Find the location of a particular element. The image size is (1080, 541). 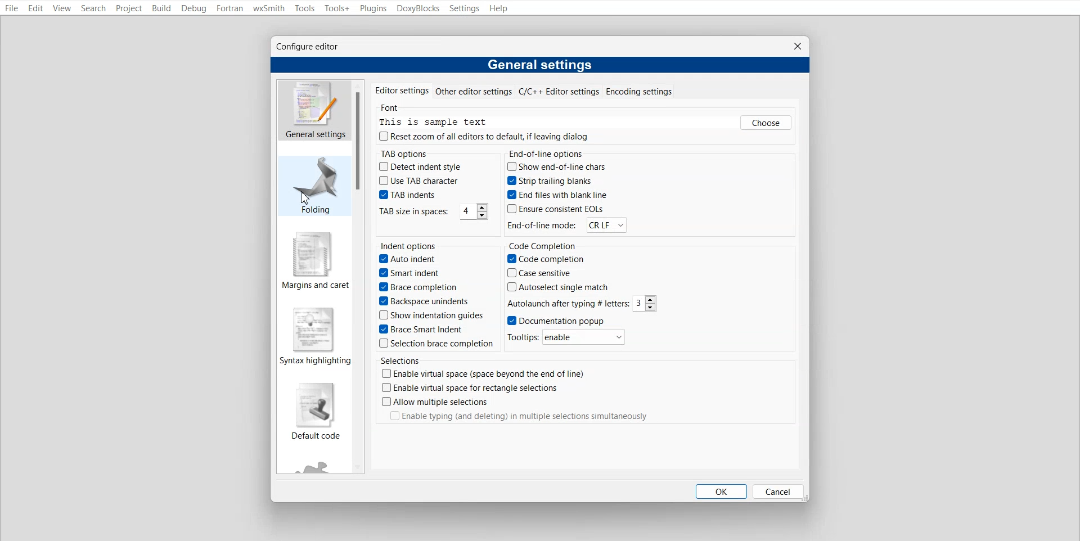

Other editor settings is located at coordinates (473, 91).